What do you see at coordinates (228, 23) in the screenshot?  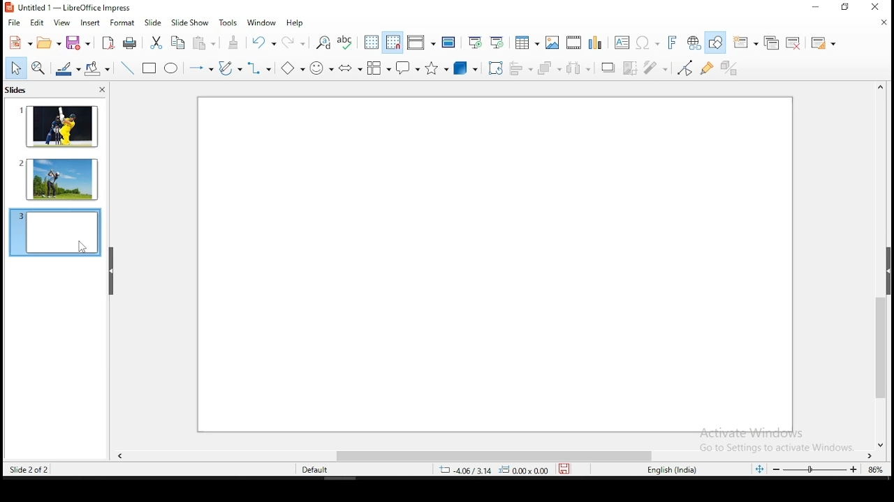 I see `tools` at bounding box center [228, 23].